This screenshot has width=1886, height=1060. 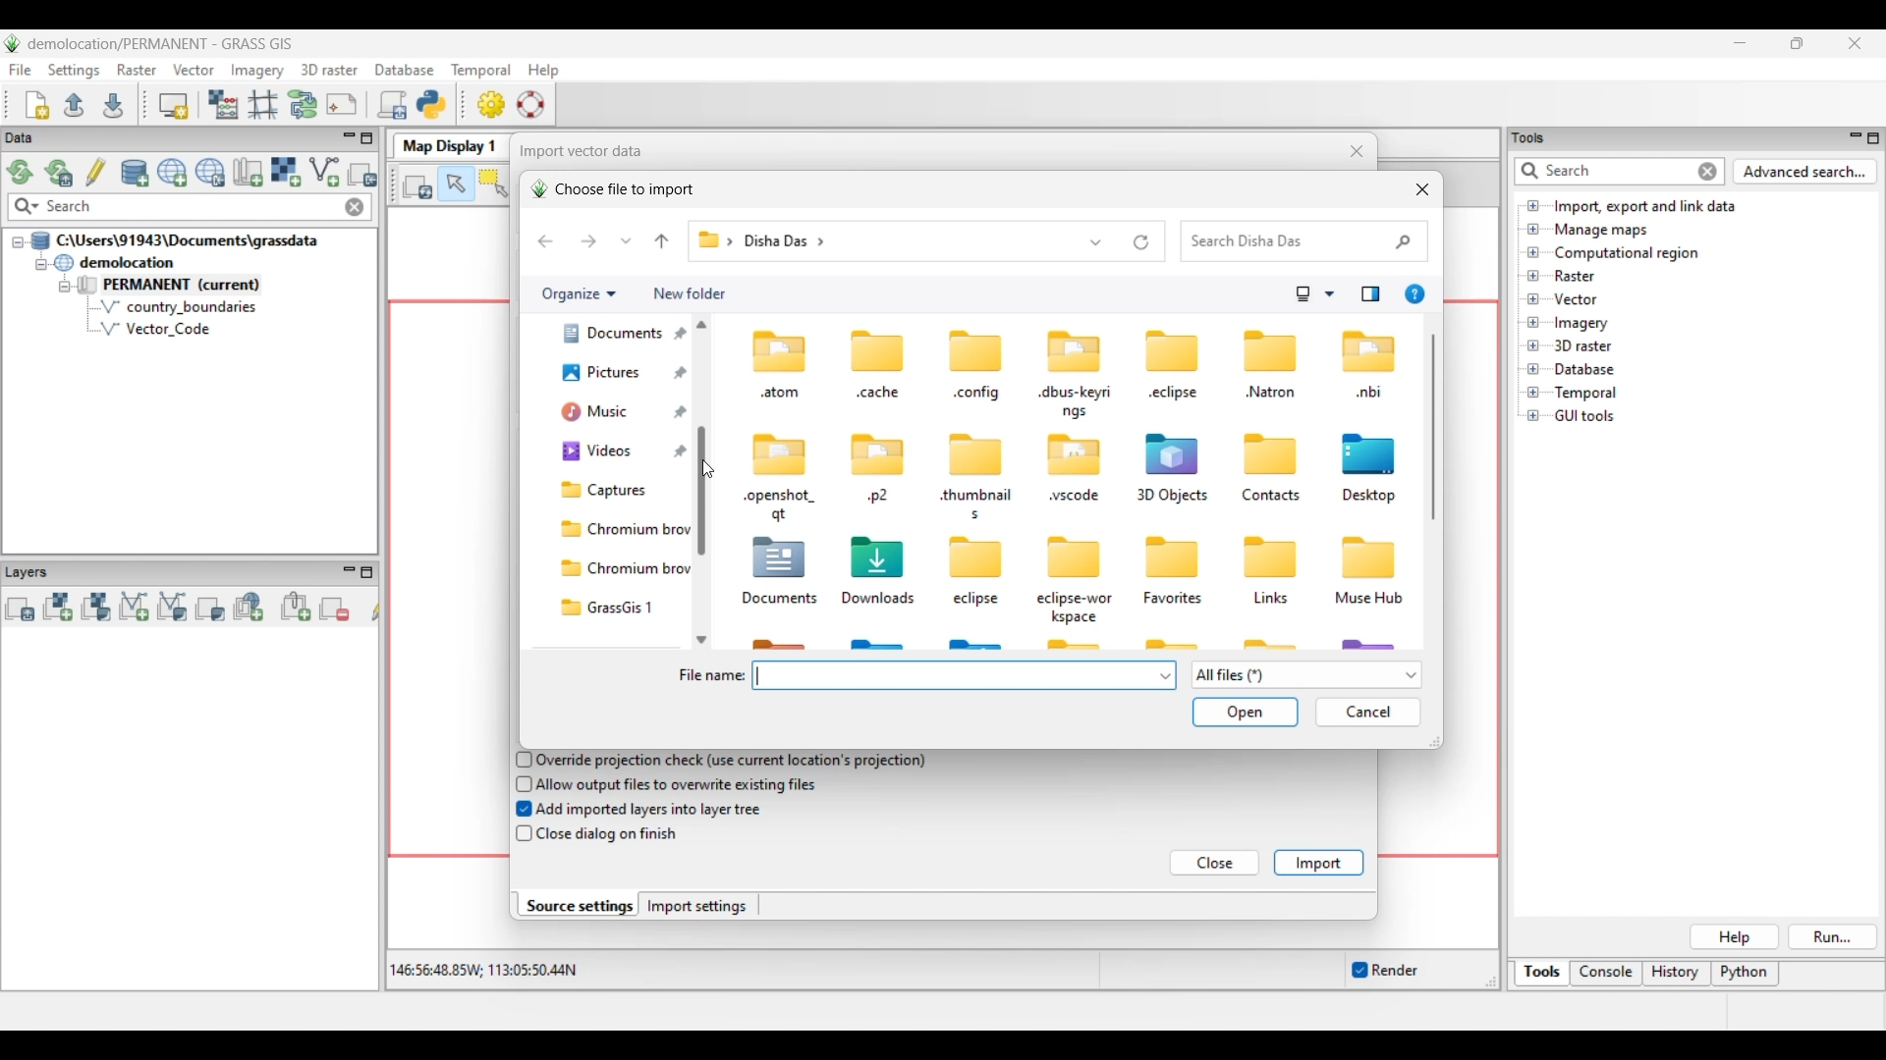 I want to click on Imagery menu, so click(x=258, y=71).